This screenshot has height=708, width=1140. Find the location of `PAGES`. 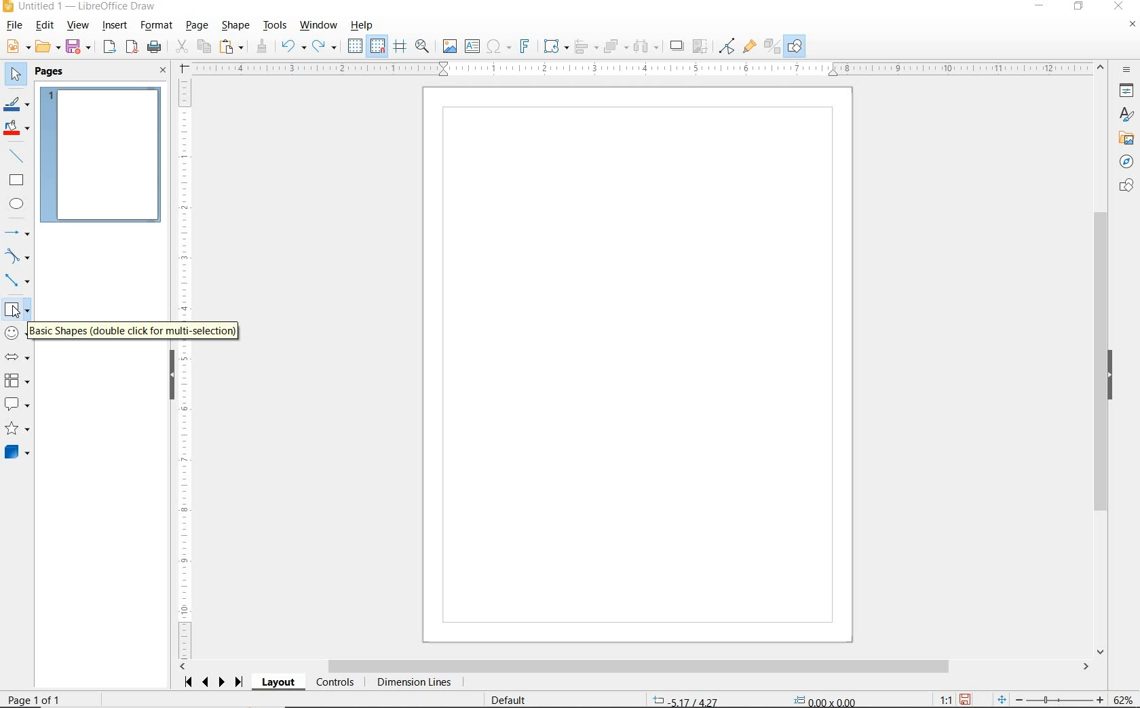

PAGES is located at coordinates (51, 73).